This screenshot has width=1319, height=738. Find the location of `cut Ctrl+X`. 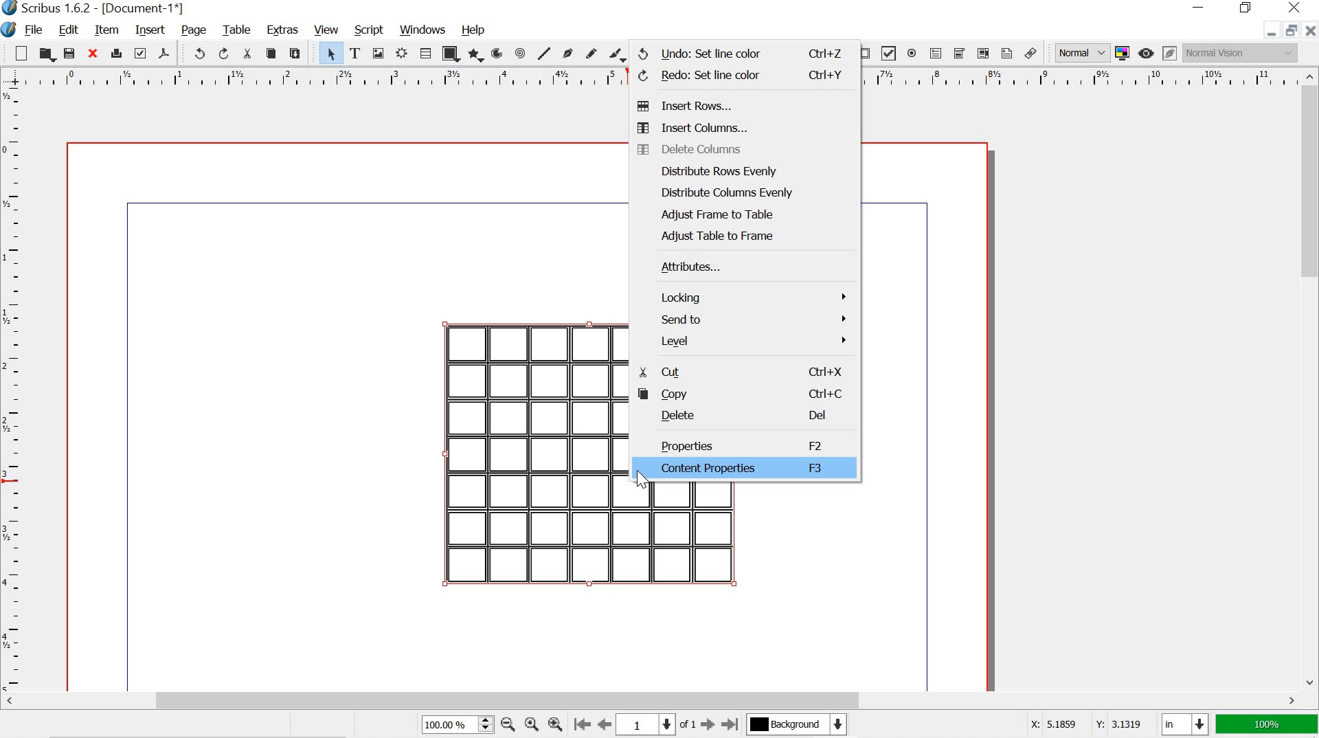

cut Ctrl+X is located at coordinates (745, 370).